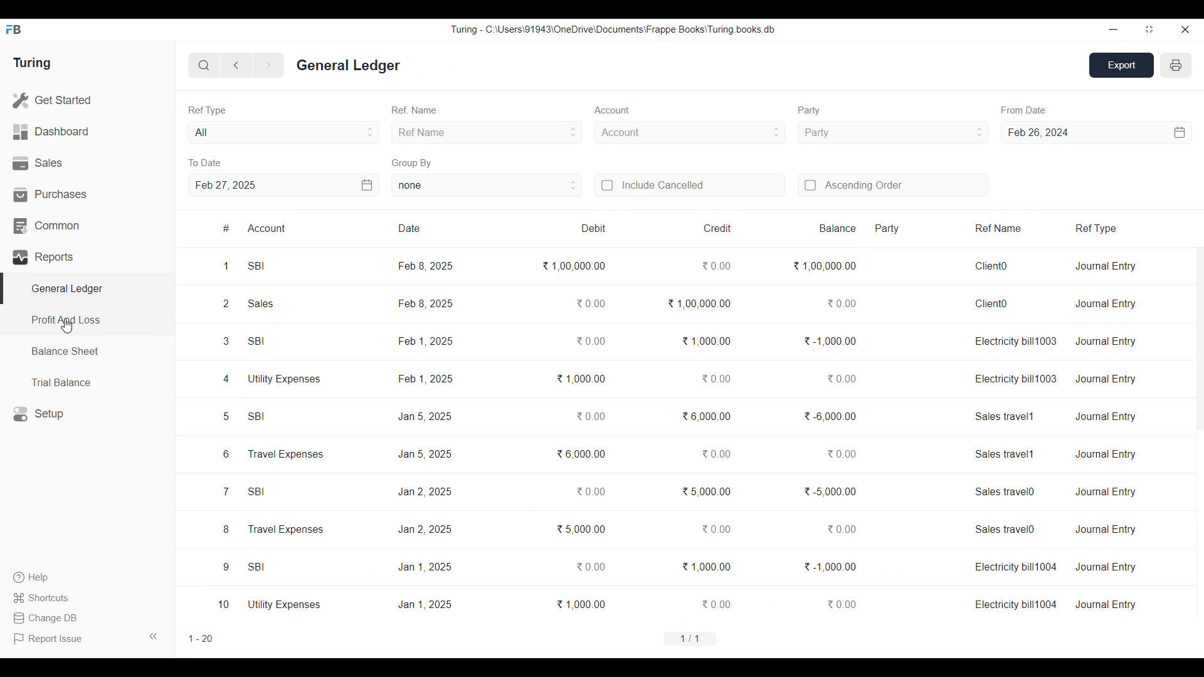 This screenshot has width=1204, height=677. Describe the element at coordinates (716, 604) in the screenshot. I see `0.00` at that location.